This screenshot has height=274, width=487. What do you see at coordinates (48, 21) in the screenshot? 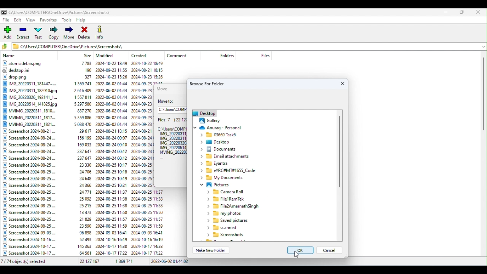
I see `Favorites` at bounding box center [48, 21].